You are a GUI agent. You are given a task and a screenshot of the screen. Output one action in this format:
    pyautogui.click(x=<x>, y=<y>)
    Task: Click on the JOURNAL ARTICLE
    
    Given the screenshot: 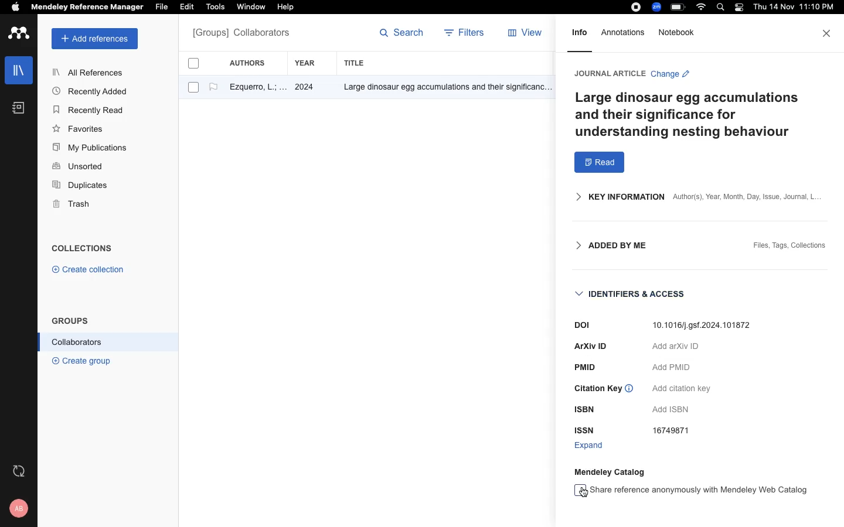 What is the action you would take?
    pyautogui.click(x=608, y=73)
    